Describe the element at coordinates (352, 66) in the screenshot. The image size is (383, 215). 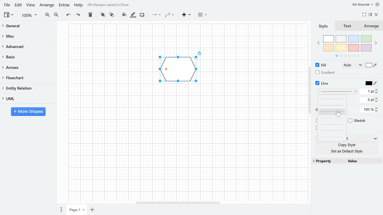
I see `Auto Fill style` at that location.